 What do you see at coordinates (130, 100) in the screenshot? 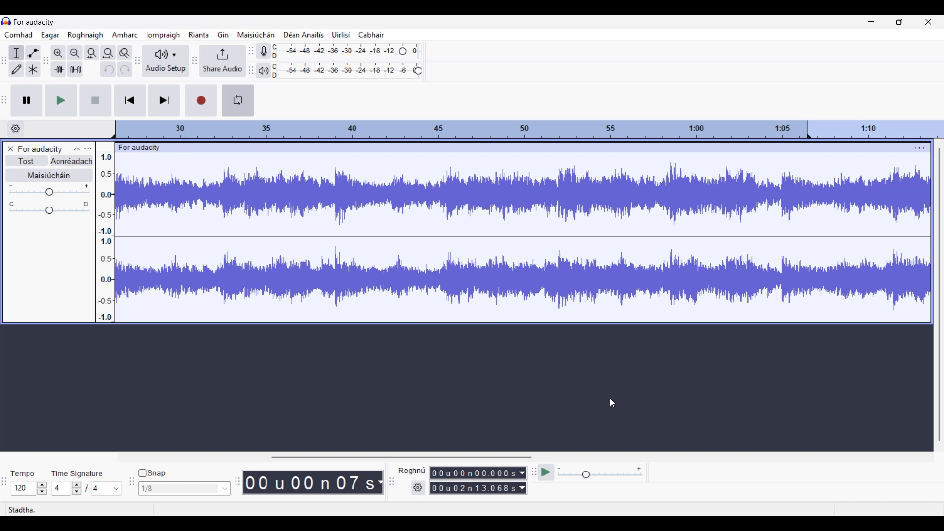
I see `Skip/Select to start` at bounding box center [130, 100].